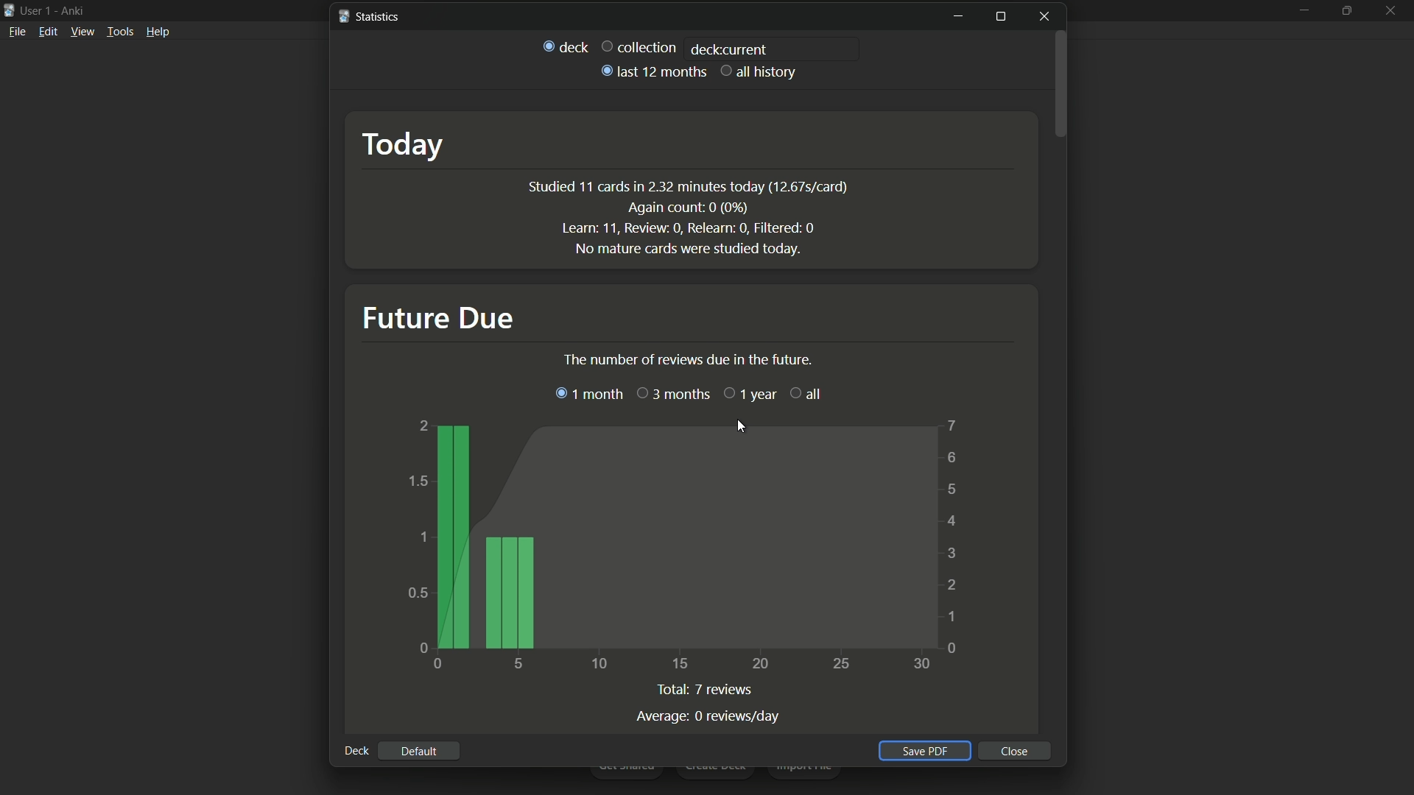 This screenshot has width=1414, height=795. What do you see at coordinates (38, 10) in the screenshot?
I see `user 1` at bounding box center [38, 10].